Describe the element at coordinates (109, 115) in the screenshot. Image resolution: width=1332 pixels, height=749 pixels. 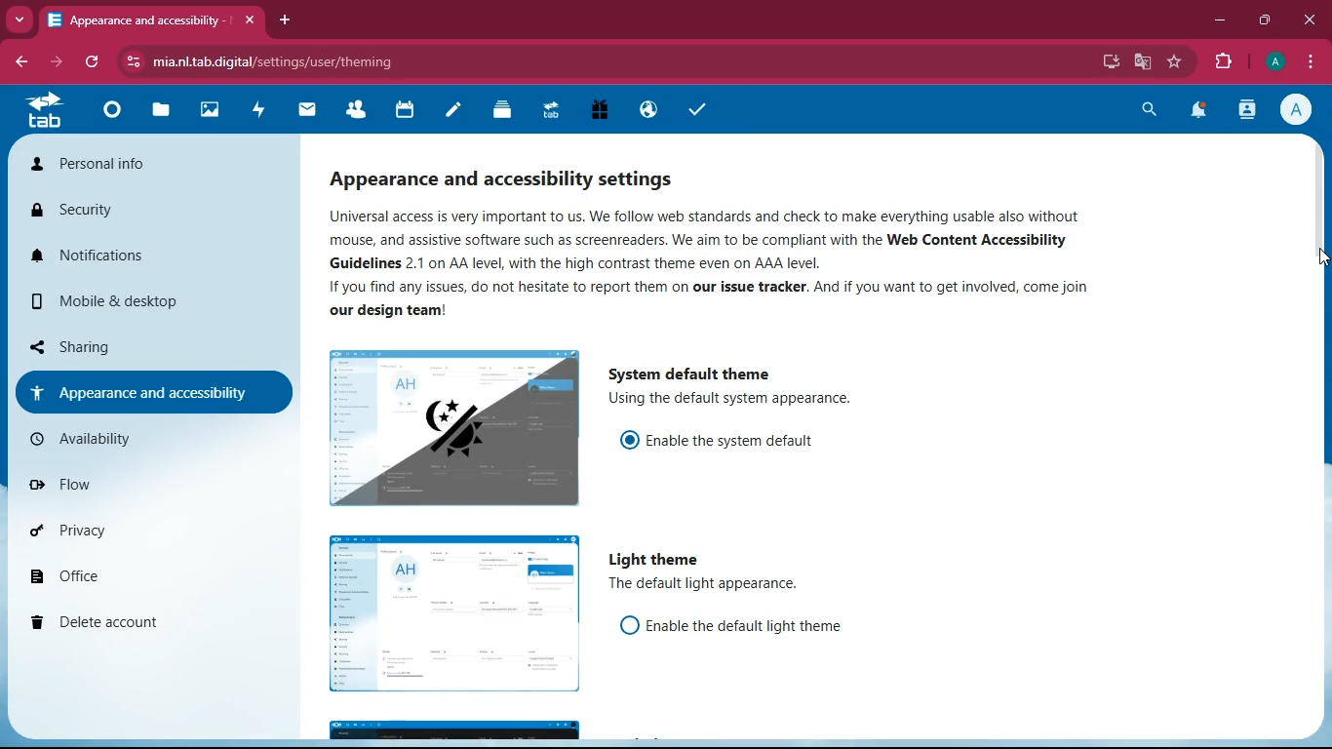
I see `home` at that location.